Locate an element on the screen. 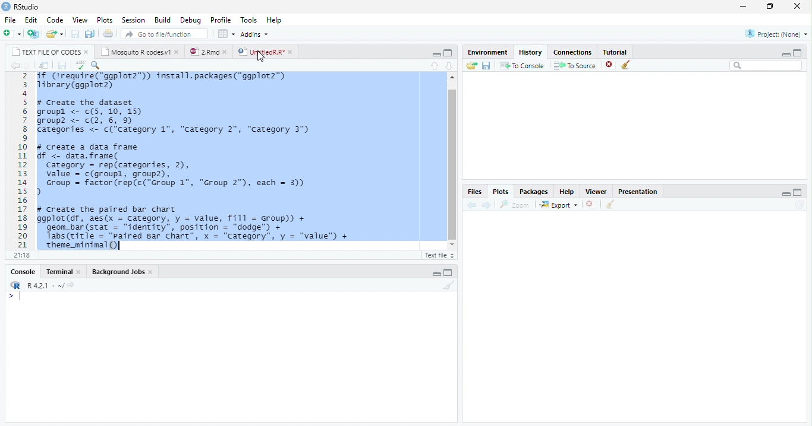 The height and width of the screenshot is (426, 812). sync is located at coordinates (801, 206).